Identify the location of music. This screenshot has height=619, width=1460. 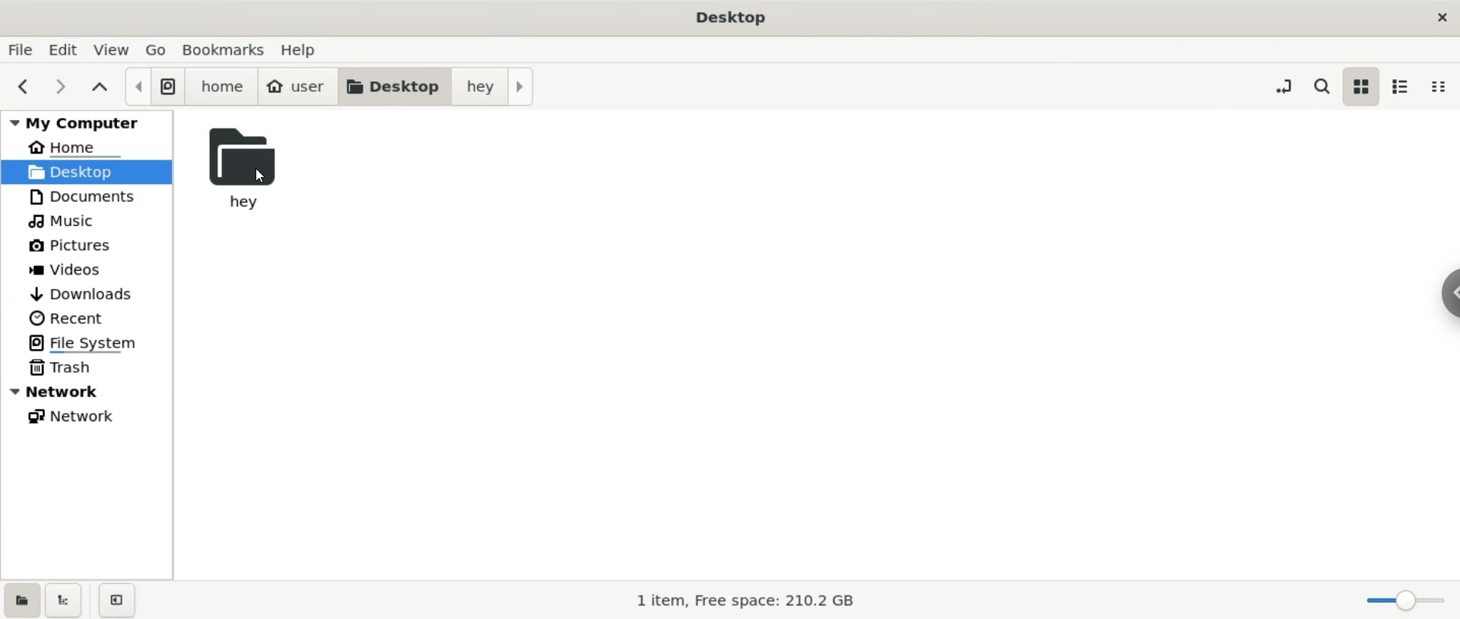
(86, 220).